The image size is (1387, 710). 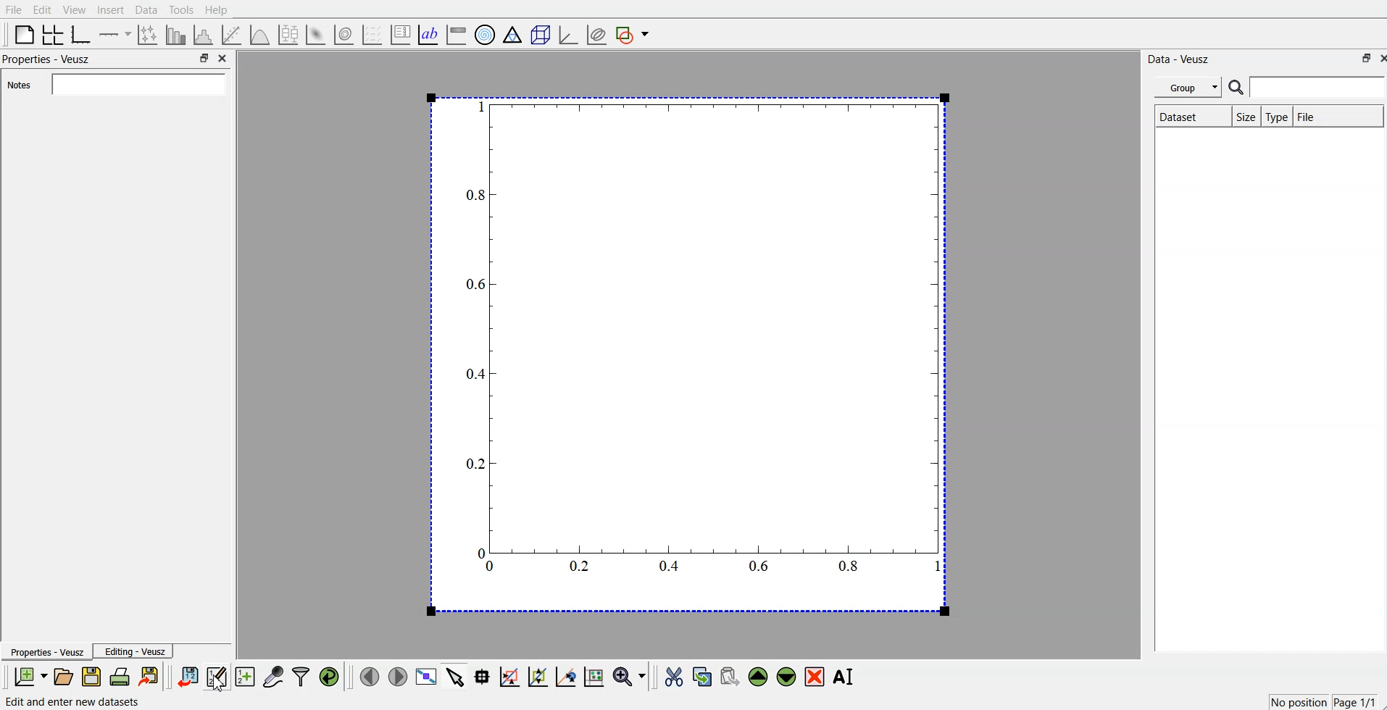 What do you see at coordinates (370, 676) in the screenshot?
I see `move to previous page` at bounding box center [370, 676].